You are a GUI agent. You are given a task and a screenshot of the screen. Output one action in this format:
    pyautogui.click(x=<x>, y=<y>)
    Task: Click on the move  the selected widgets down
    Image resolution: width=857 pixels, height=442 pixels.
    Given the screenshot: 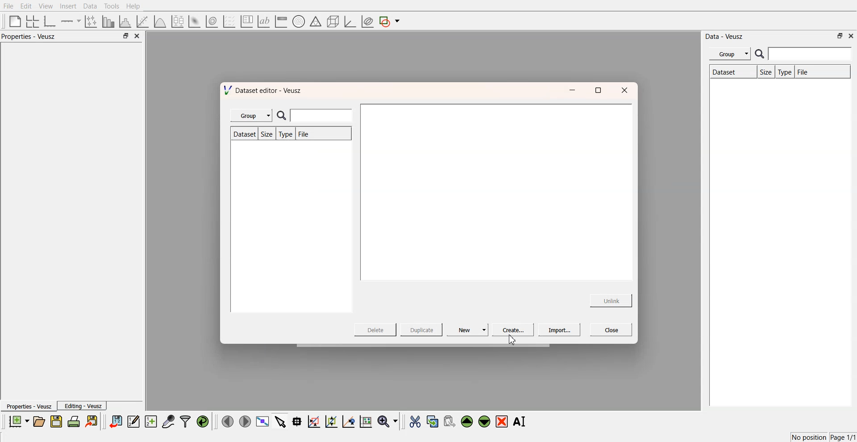 What is the action you would take?
    pyautogui.click(x=484, y=421)
    